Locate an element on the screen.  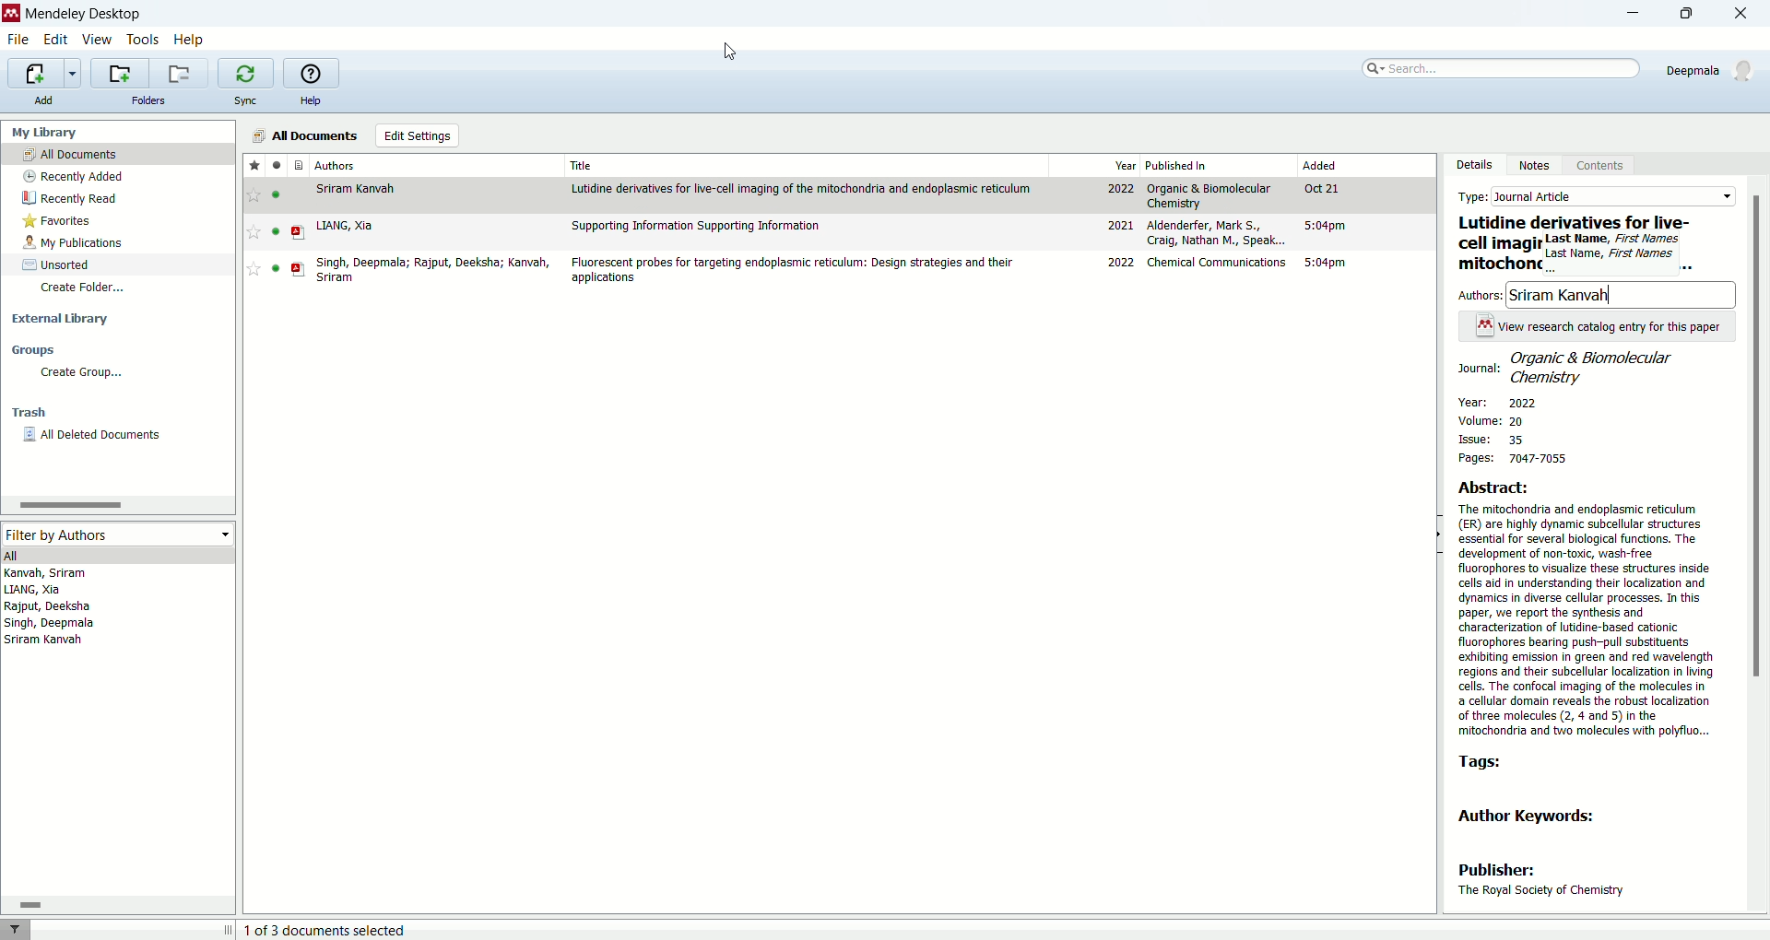
Kanvah, Sriram is located at coordinates (70, 574).